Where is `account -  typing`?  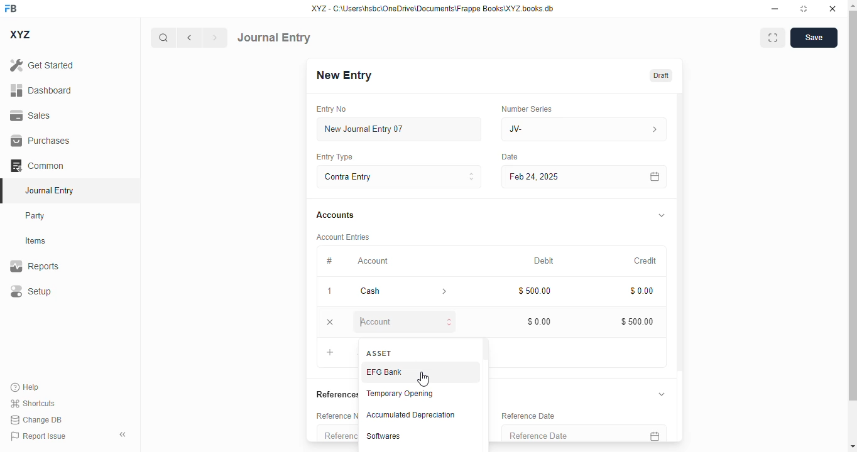
account -  typing is located at coordinates (403, 321).